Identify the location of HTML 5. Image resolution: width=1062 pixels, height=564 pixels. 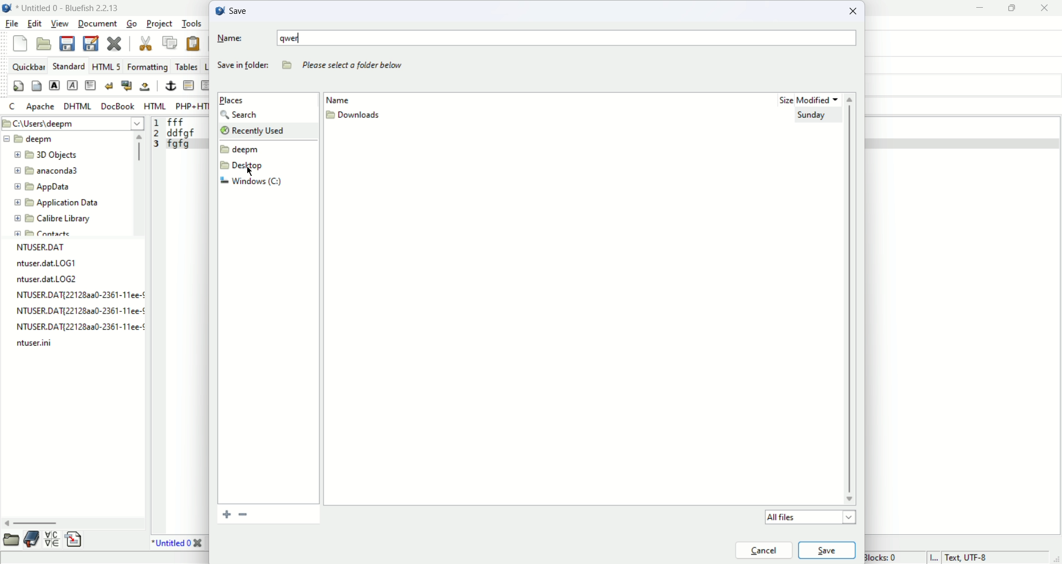
(108, 66).